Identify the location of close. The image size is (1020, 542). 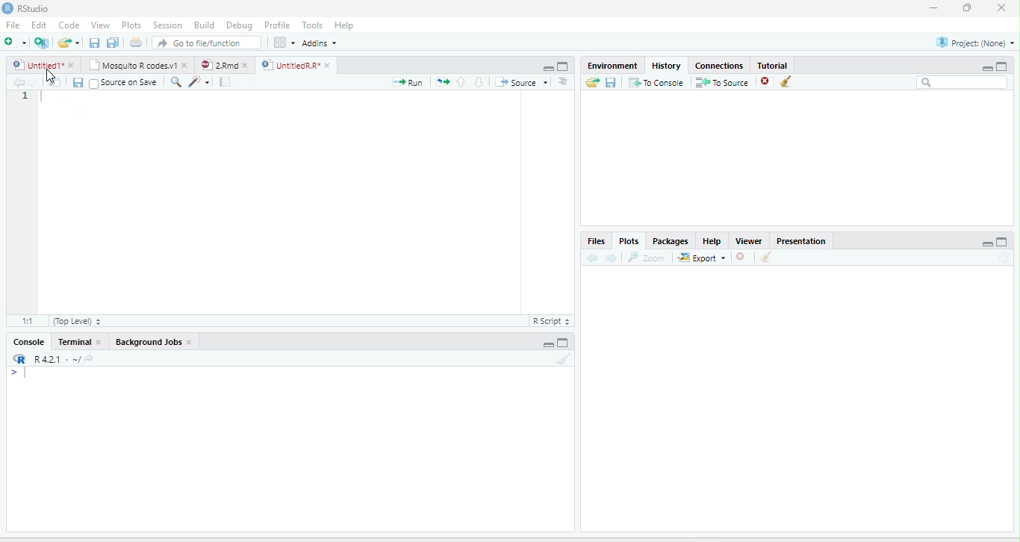
(185, 65).